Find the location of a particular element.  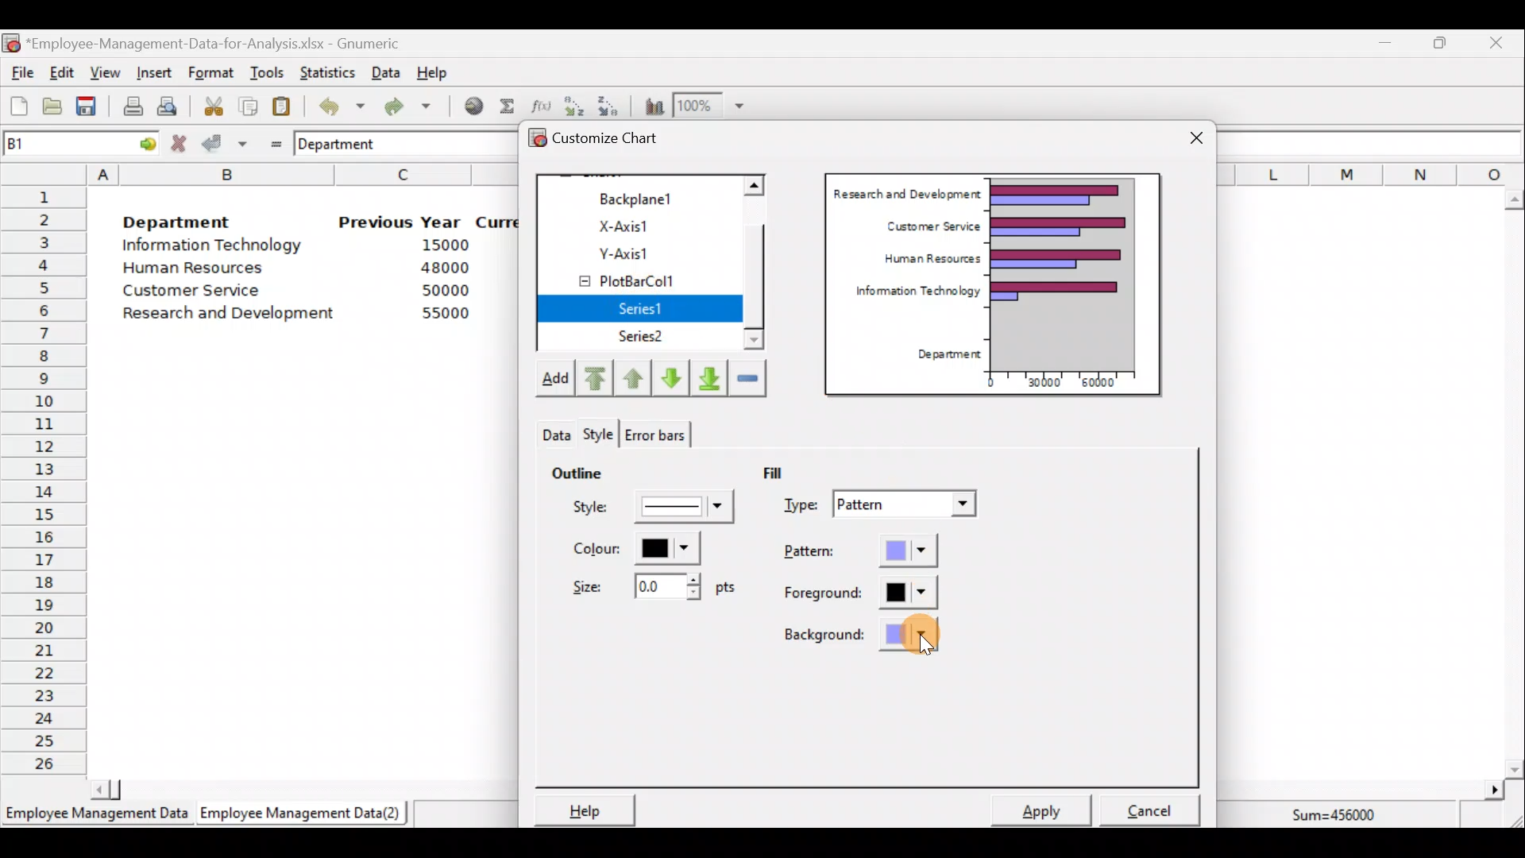

Department is located at coordinates (944, 355).